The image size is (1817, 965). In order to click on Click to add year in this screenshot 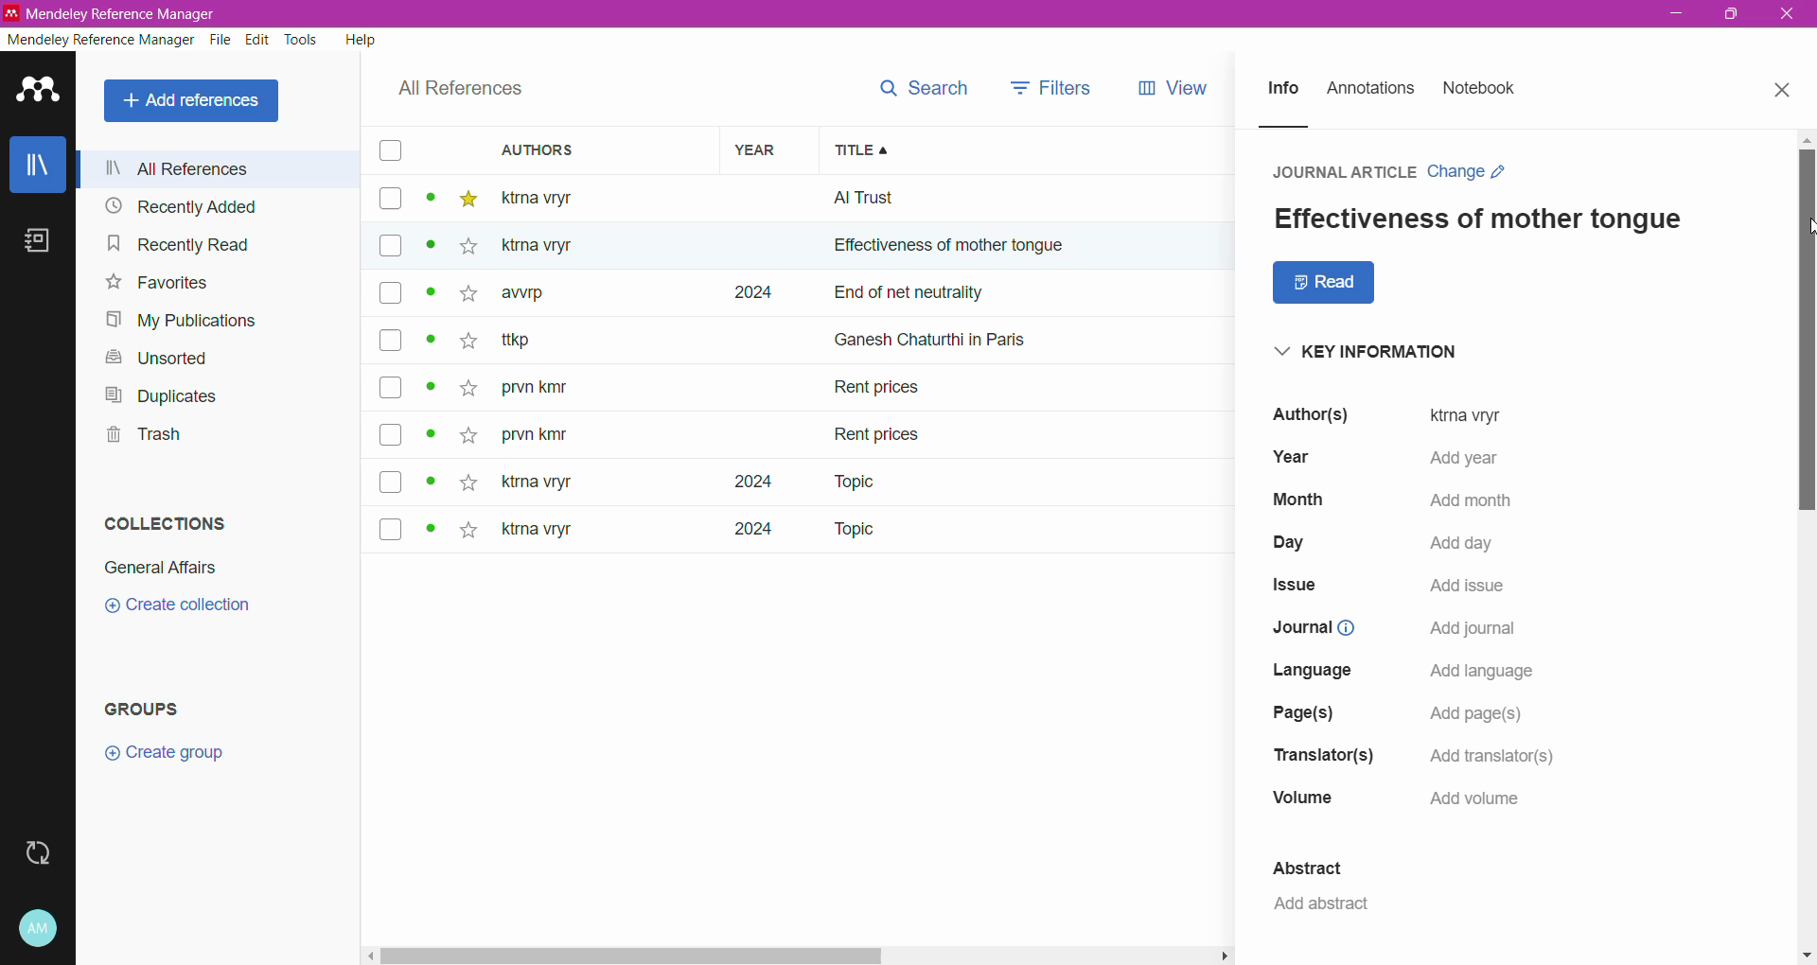, I will do `click(1455, 458)`.